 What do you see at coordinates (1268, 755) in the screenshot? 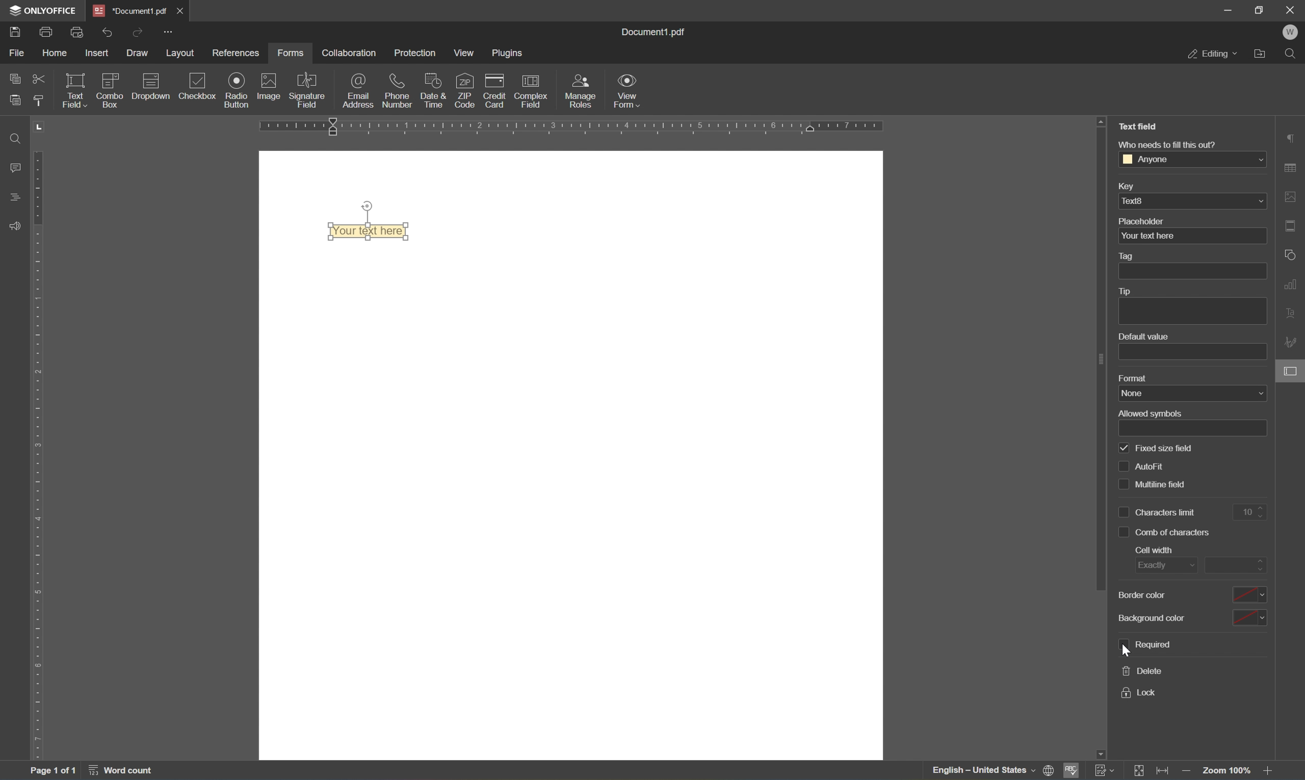
I see `scroll down` at bounding box center [1268, 755].